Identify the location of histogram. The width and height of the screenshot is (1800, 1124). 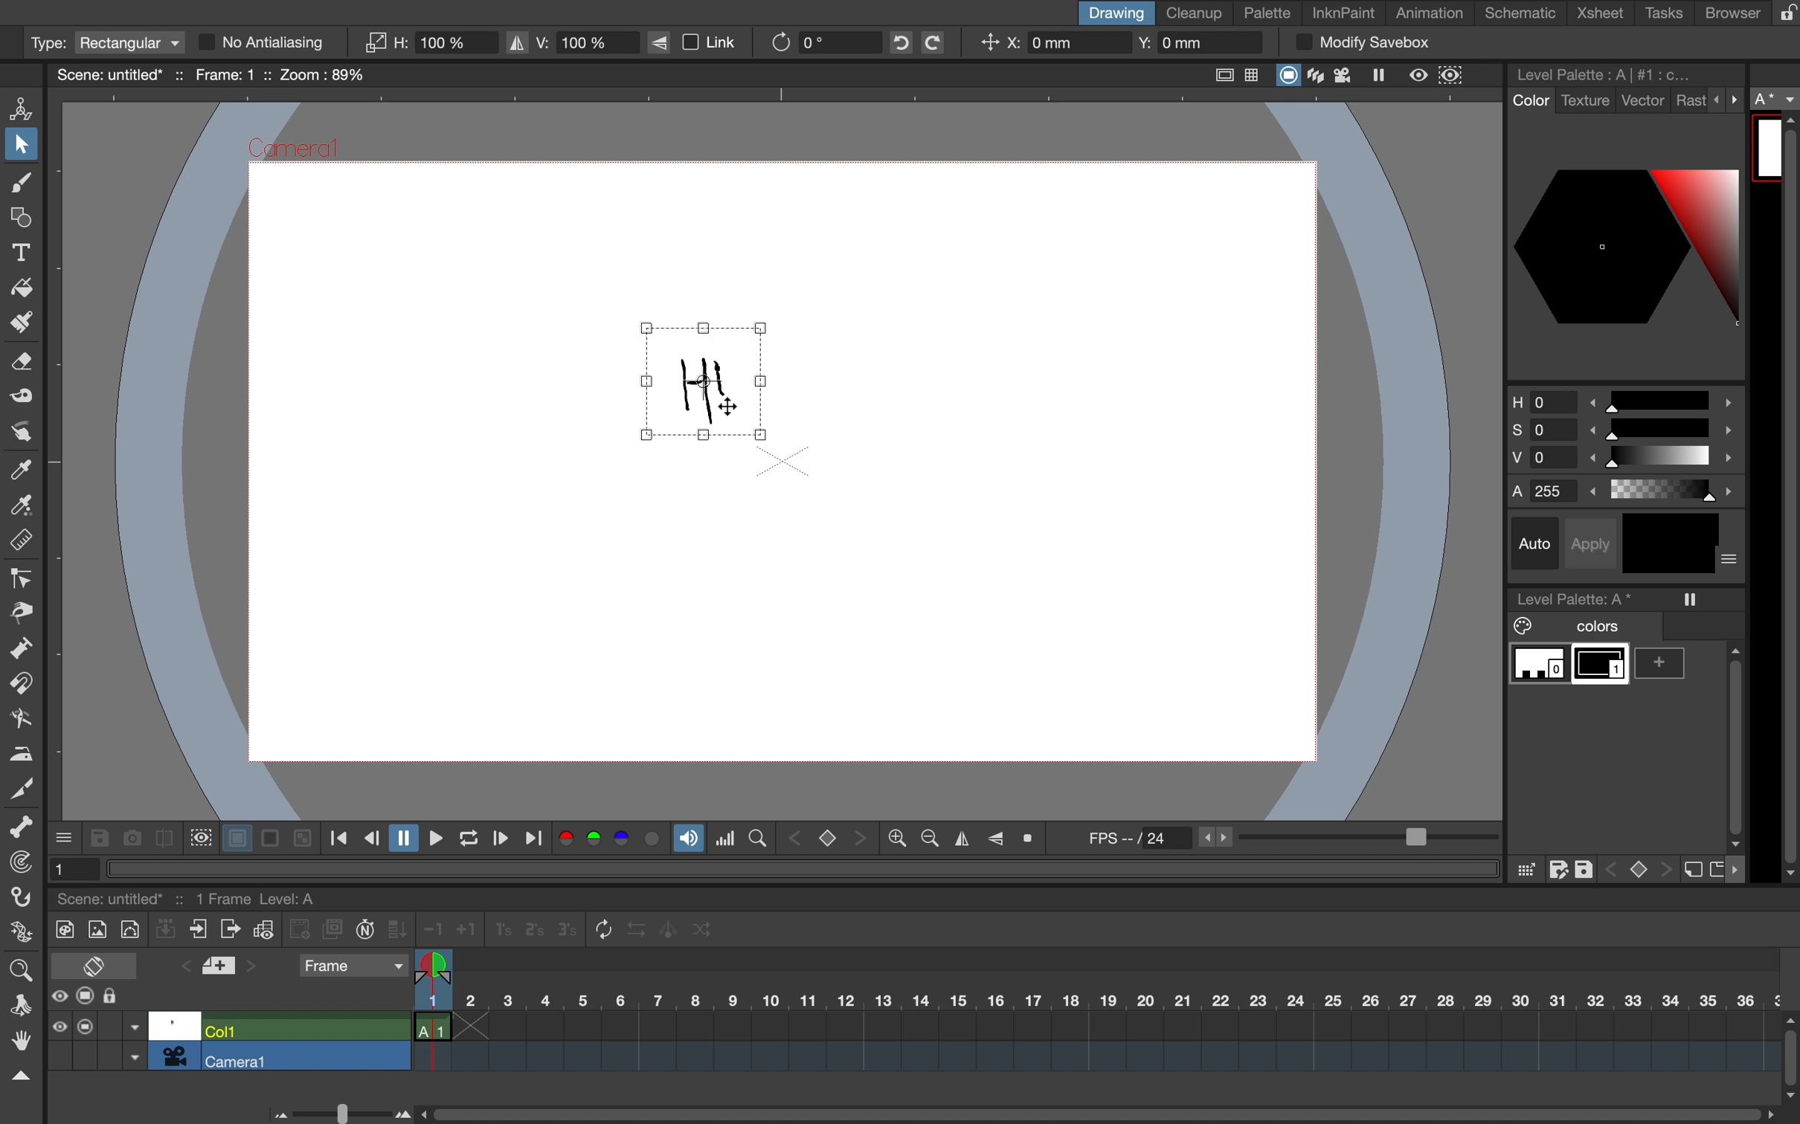
(725, 839).